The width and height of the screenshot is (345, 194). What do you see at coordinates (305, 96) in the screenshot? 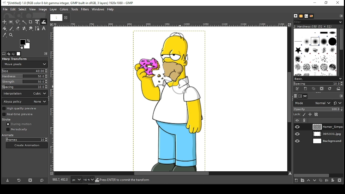
I see `paths` at bounding box center [305, 96].